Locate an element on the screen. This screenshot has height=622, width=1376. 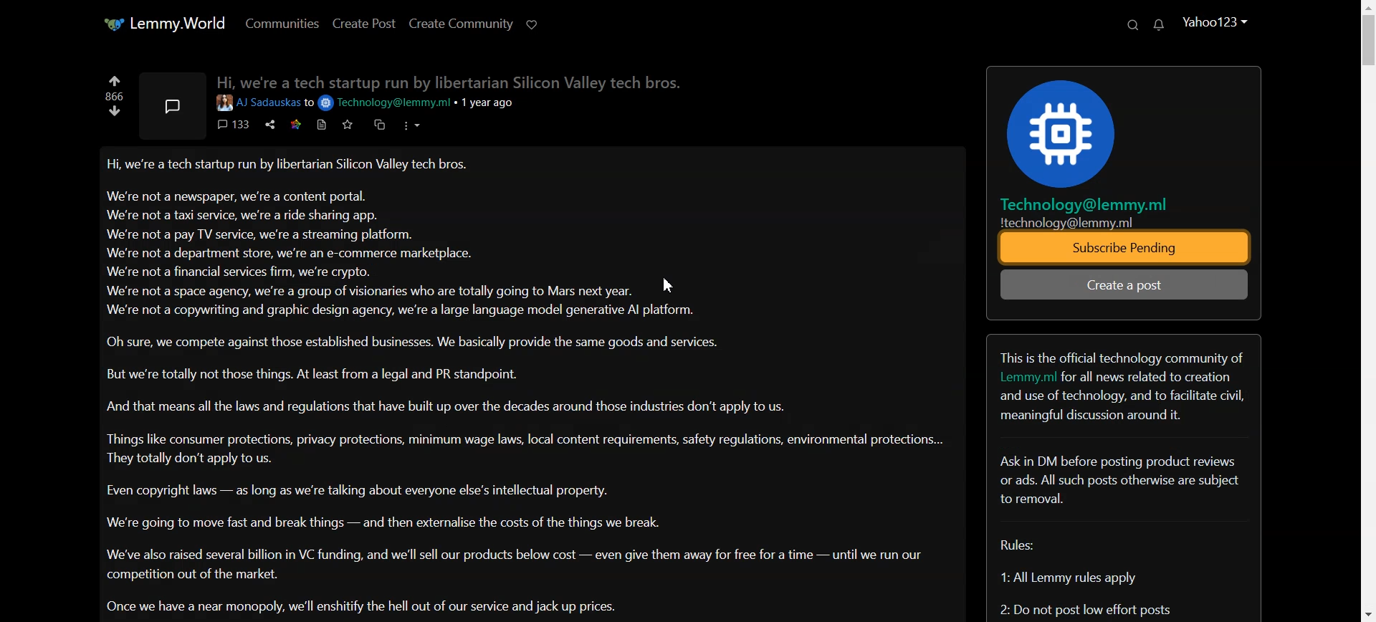
1 year ago is located at coordinates (484, 102).